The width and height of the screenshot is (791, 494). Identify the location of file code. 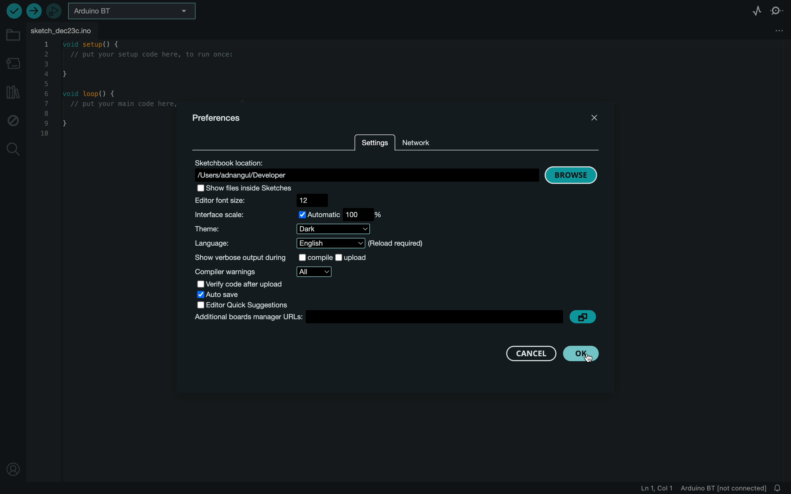
(104, 132).